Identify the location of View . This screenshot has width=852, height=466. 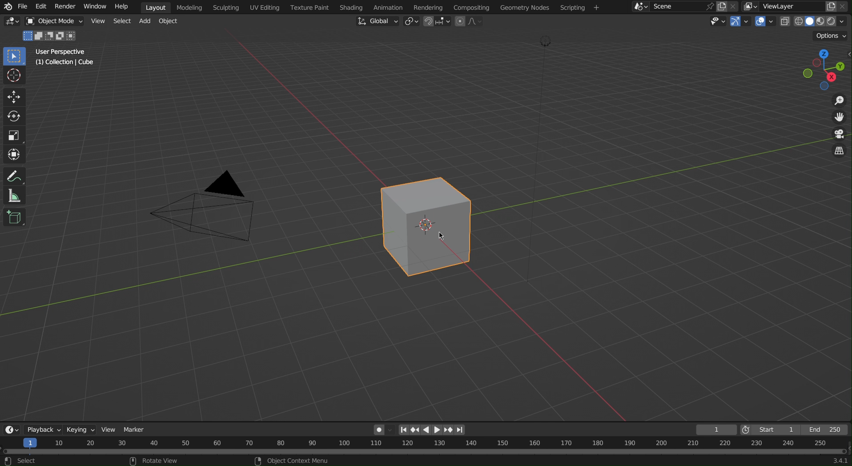
(97, 20).